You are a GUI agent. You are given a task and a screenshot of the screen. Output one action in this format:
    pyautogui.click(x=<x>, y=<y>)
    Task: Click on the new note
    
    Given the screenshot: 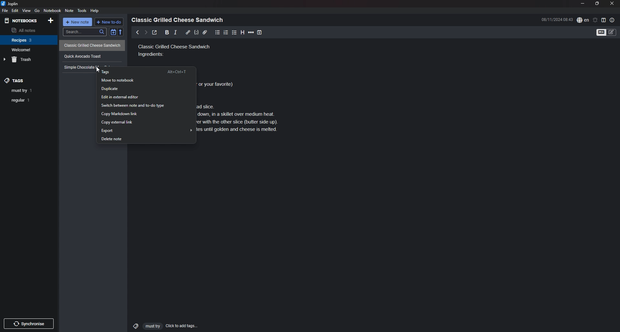 What is the action you would take?
    pyautogui.click(x=78, y=23)
    